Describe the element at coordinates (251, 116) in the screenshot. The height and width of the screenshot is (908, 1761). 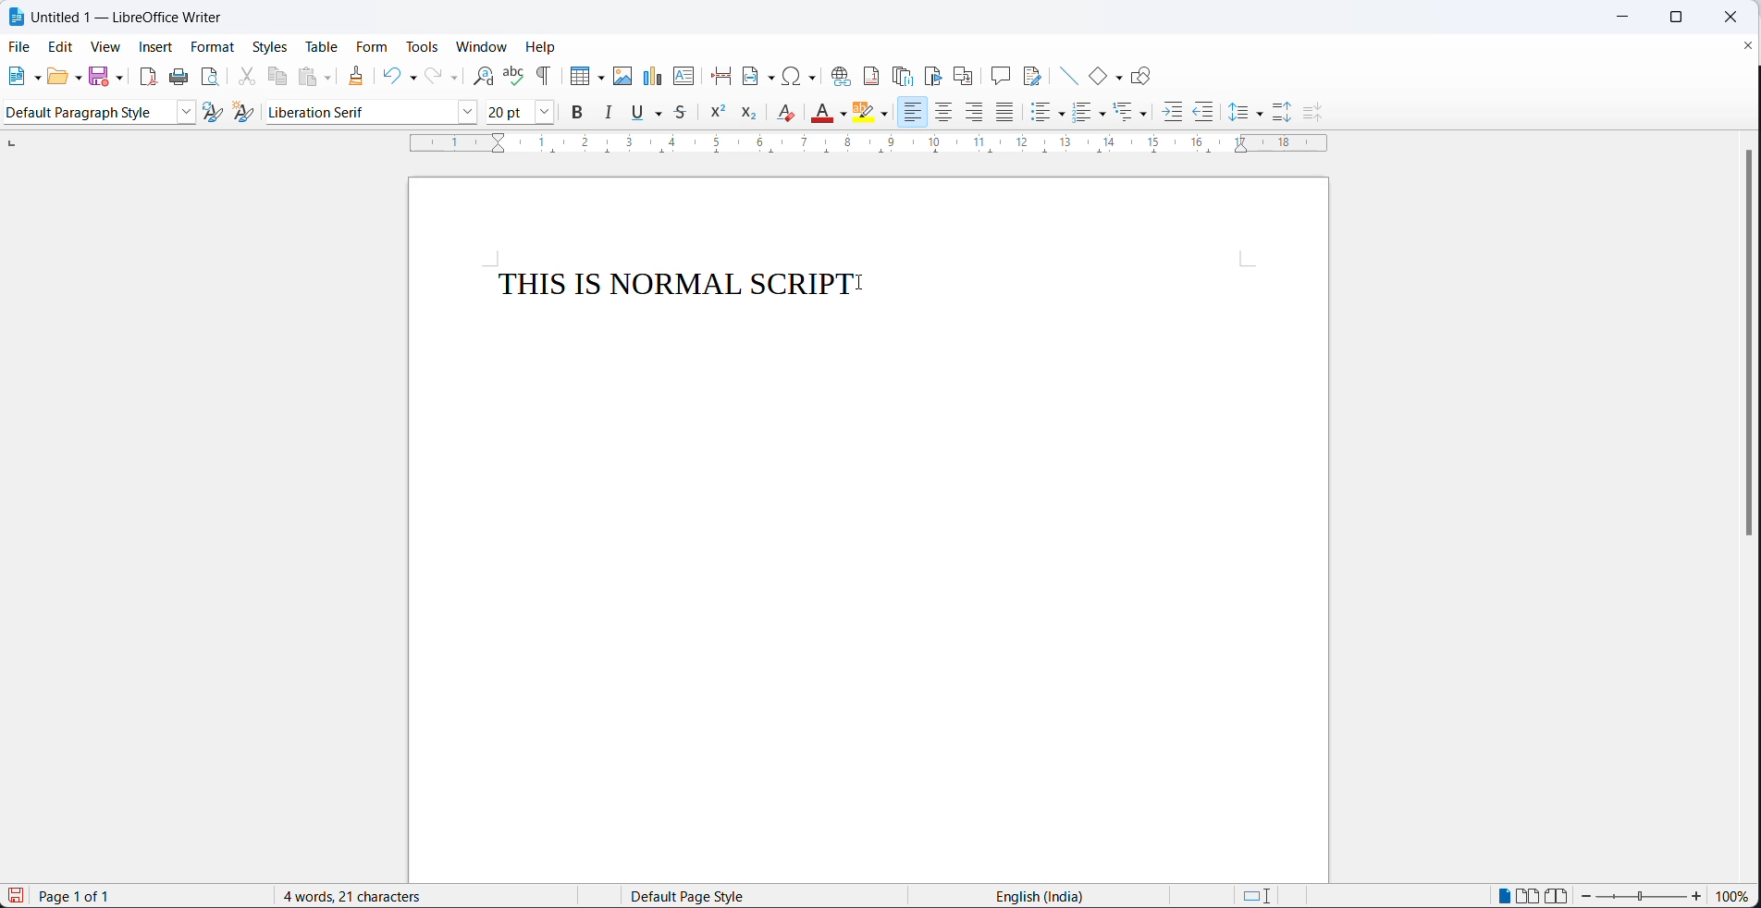
I see `create new style from selection` at that location.